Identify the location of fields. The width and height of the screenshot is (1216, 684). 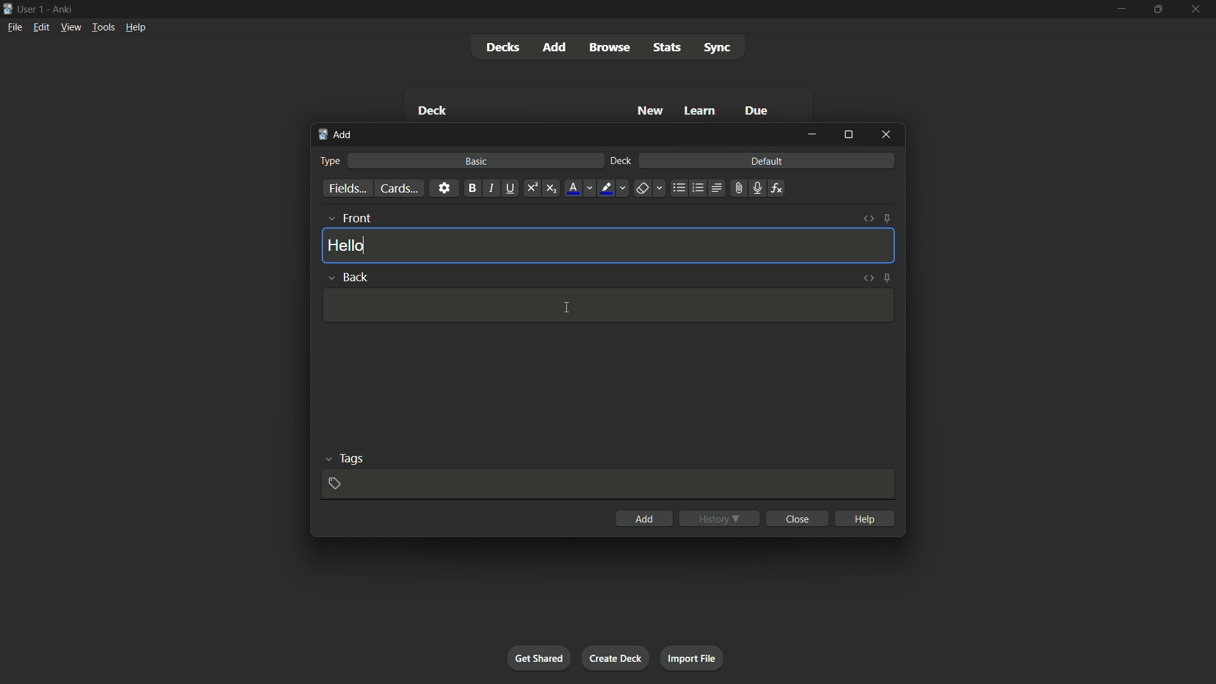
(347, 187).